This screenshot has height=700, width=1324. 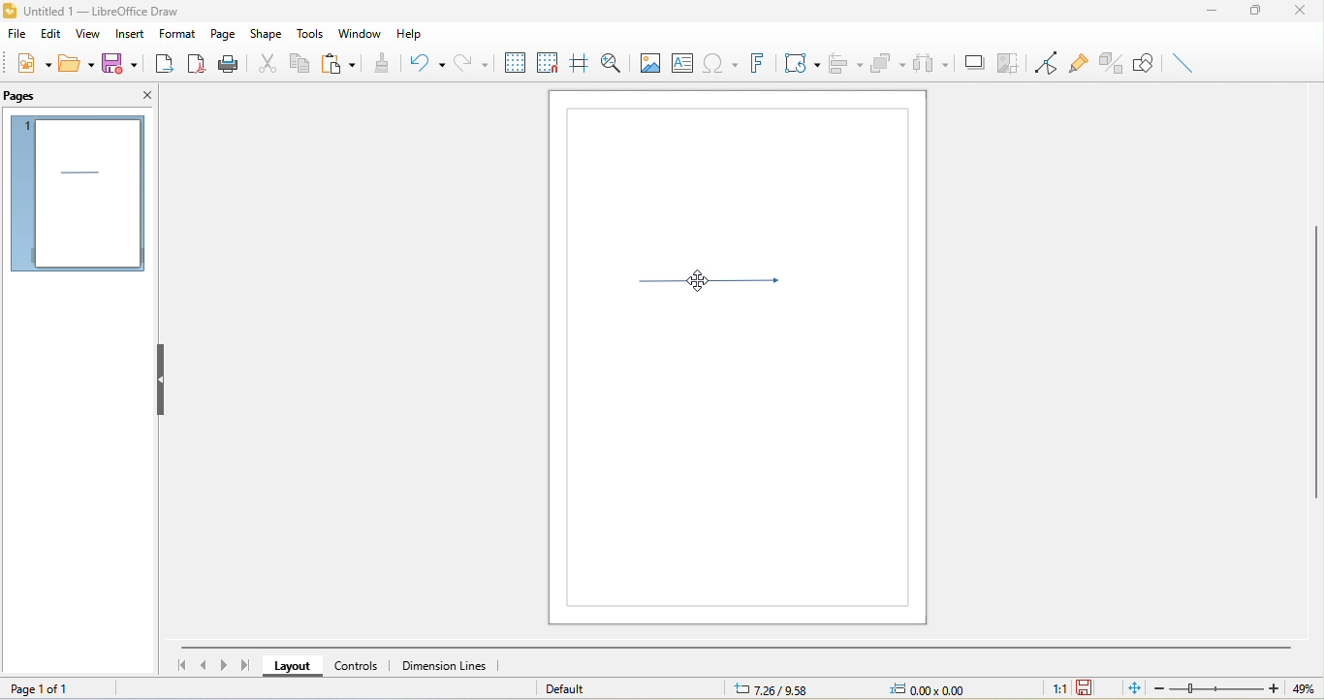 I want to click on font work text, so click(x=756, y=63).